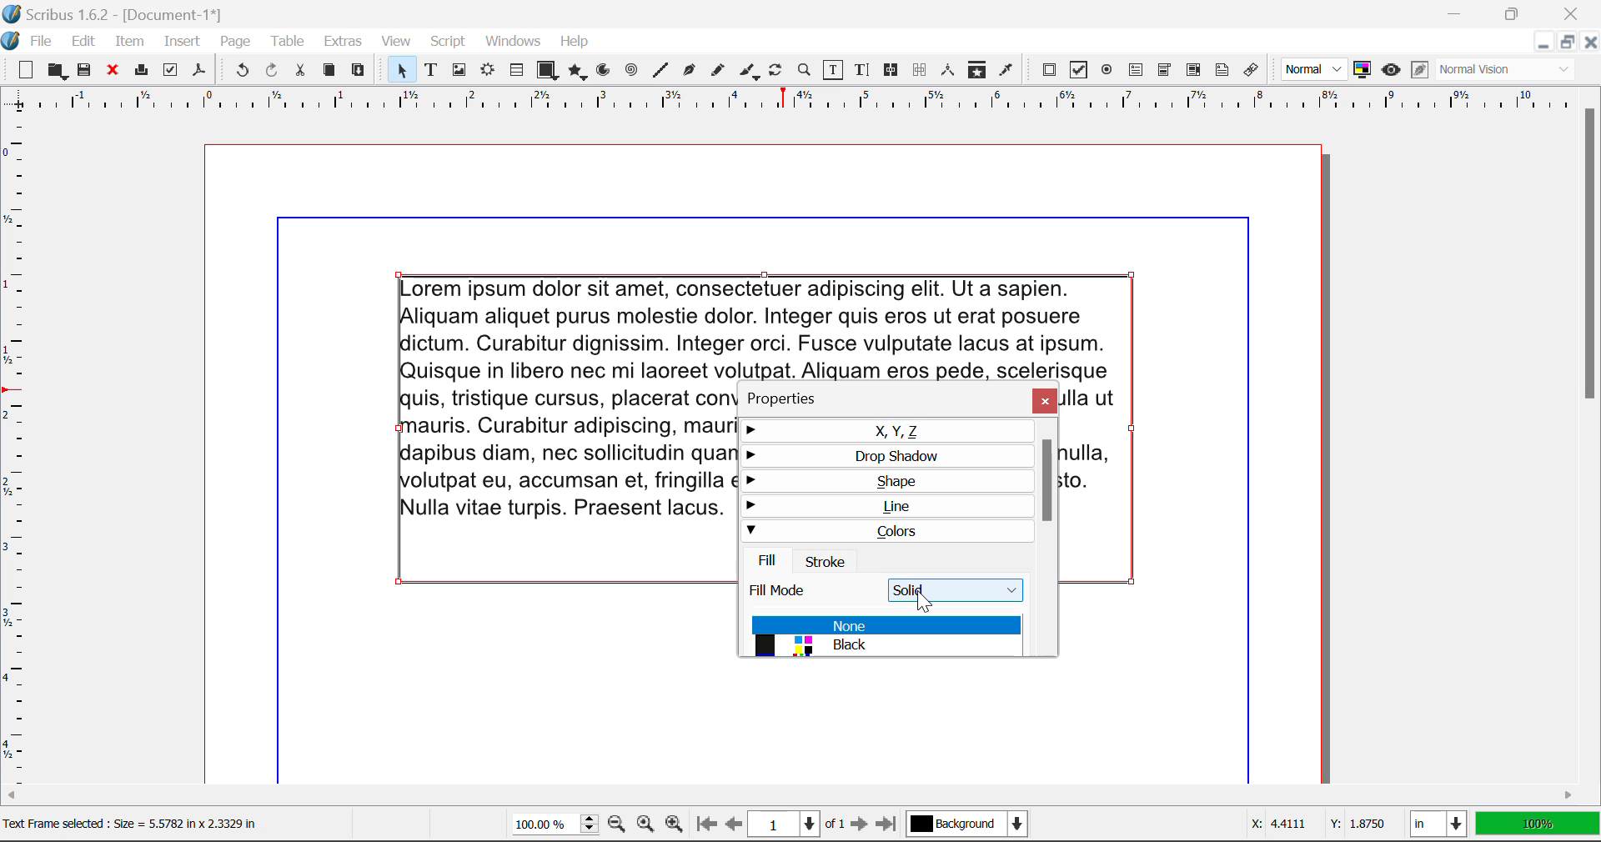 This screenshot has height=842, width=1601. I want to click on Polygons, so click(577, 73).